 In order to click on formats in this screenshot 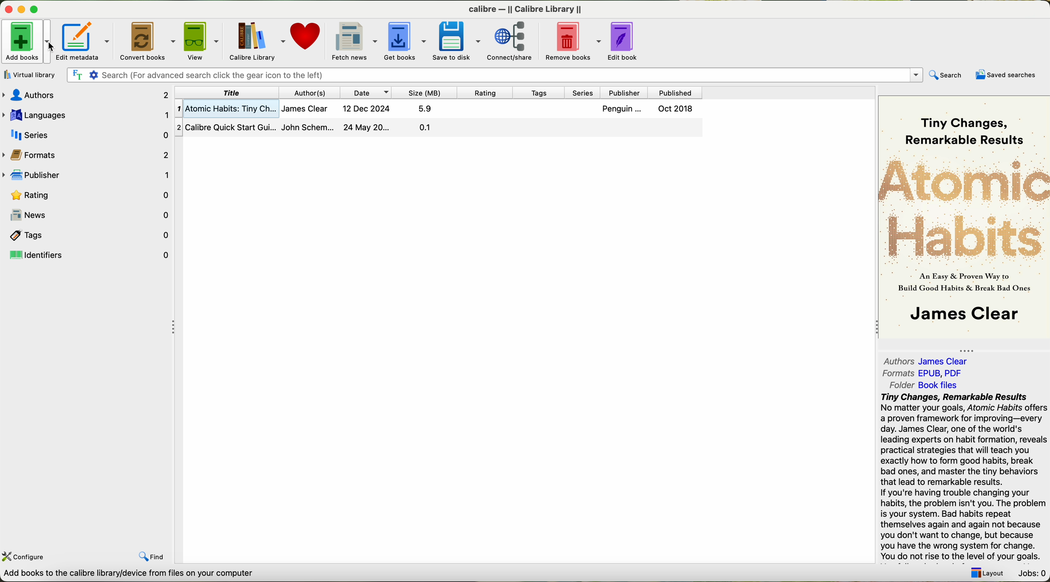, I will do `click(88, 154)`.